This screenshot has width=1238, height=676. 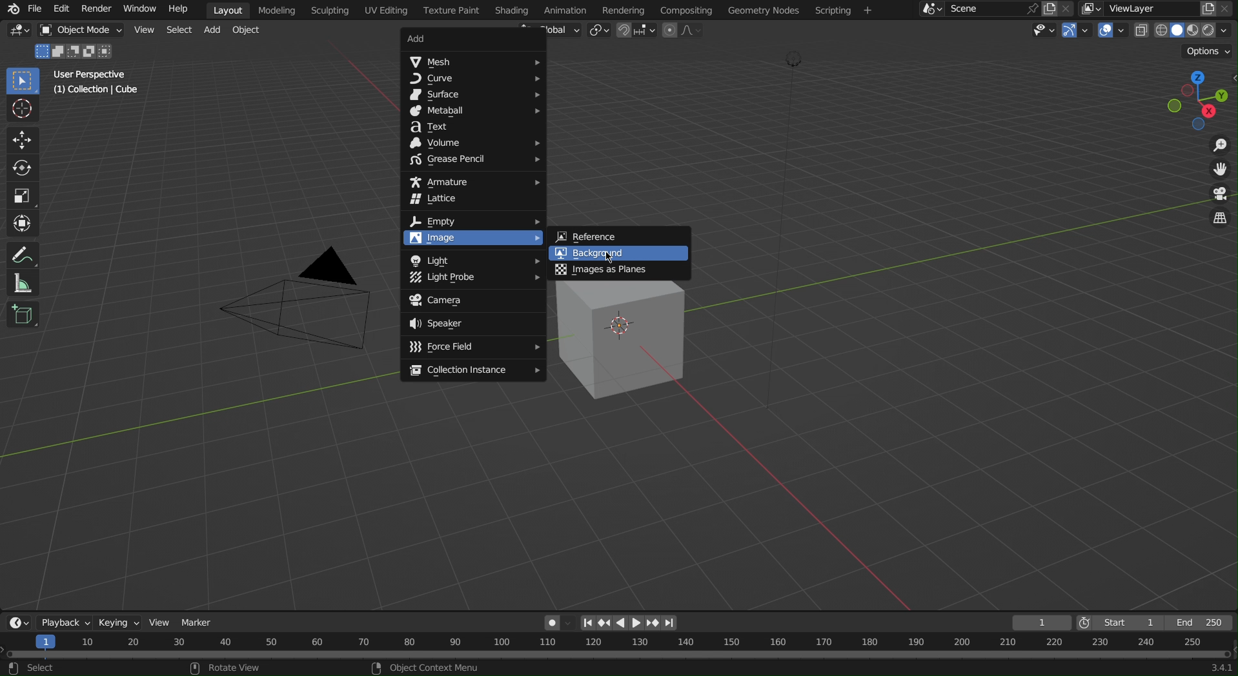 What do you see at coordinates (450, 10) in the screenshot?
I see `Texture Paint` at bounding box center [450, 10].